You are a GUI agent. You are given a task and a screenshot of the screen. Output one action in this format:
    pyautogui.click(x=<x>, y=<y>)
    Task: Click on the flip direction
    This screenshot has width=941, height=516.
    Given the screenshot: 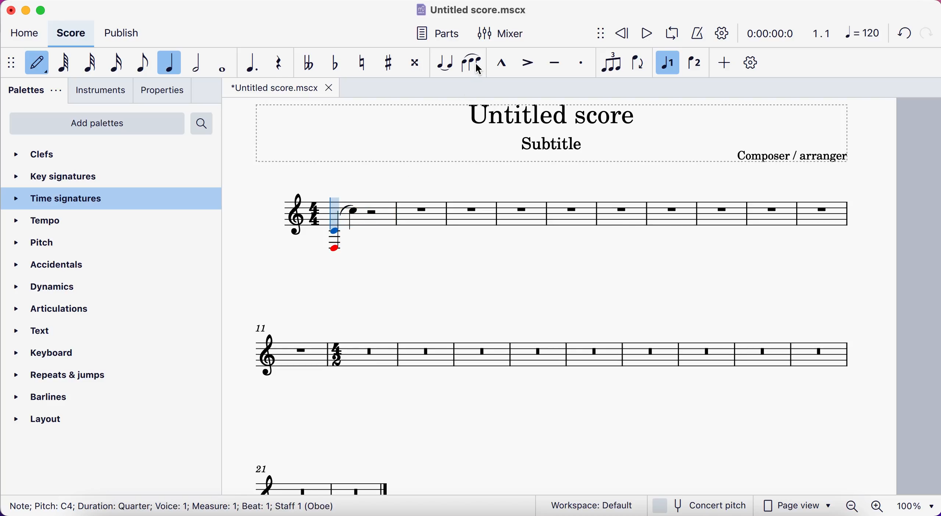 What is the action you would take?
    pyautogui.click(x=636, y=62)
    